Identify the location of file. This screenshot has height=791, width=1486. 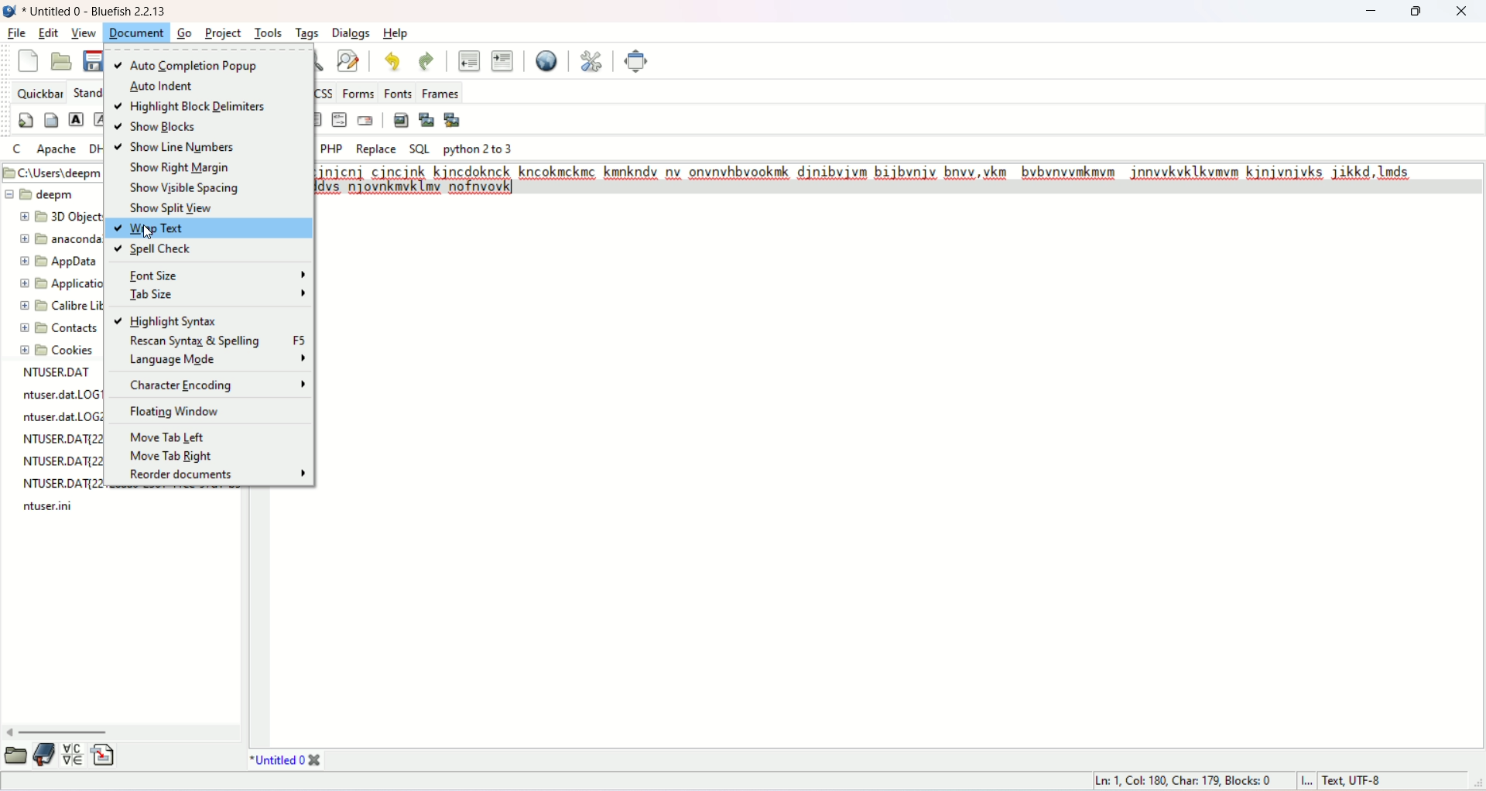
(19, 35).